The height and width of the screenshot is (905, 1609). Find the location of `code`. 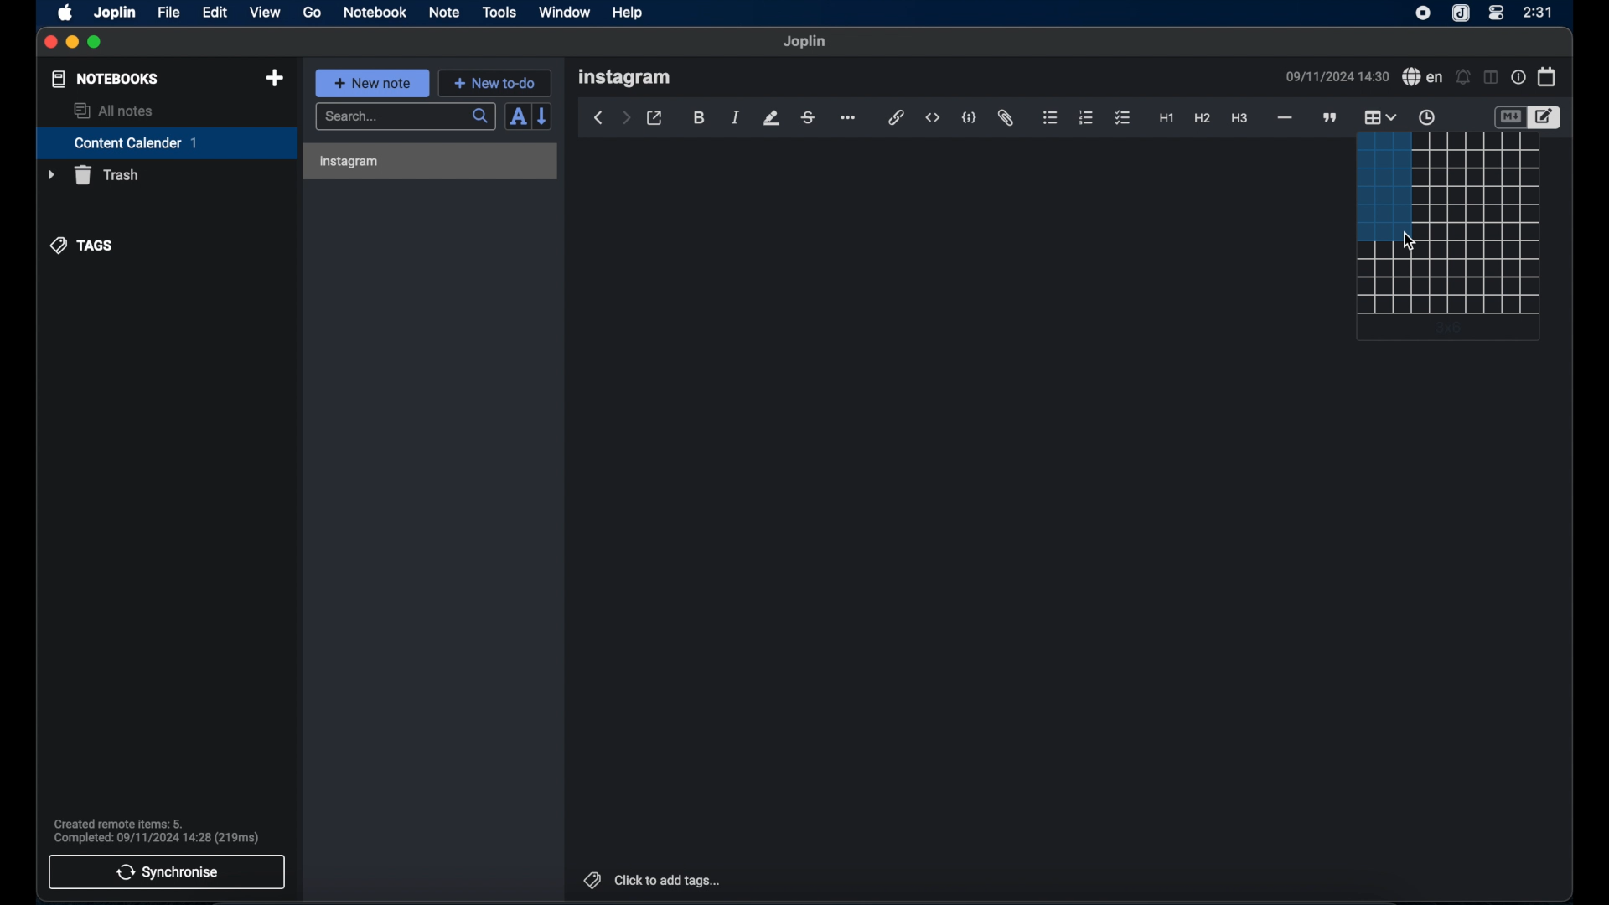

code is located at coordinates (968, 117).